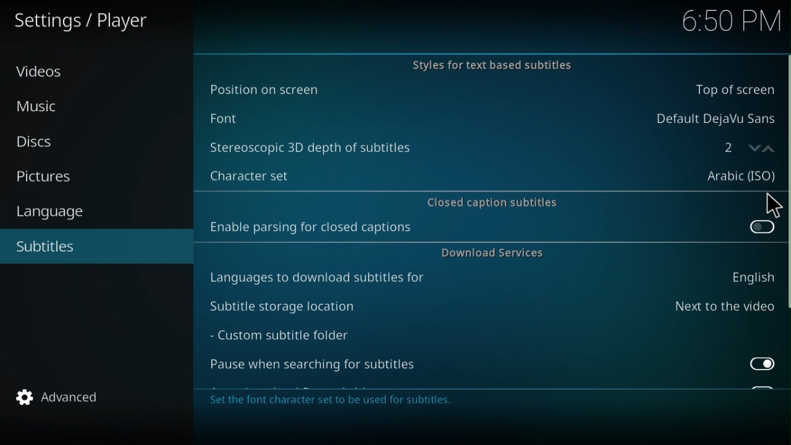  Describe the element at coordinates (769, 206) in the screenshot. I see `Cursor` at that location.